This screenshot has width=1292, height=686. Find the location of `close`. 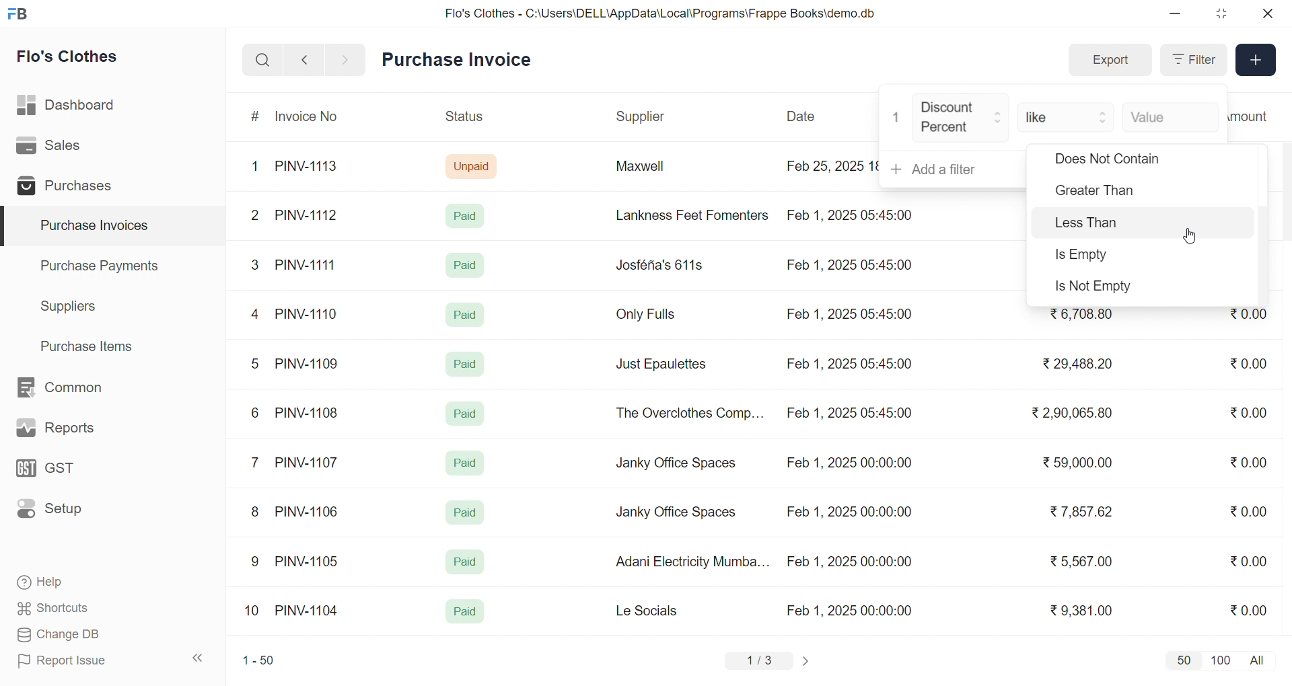

close is located at coordinates (1266, 13).